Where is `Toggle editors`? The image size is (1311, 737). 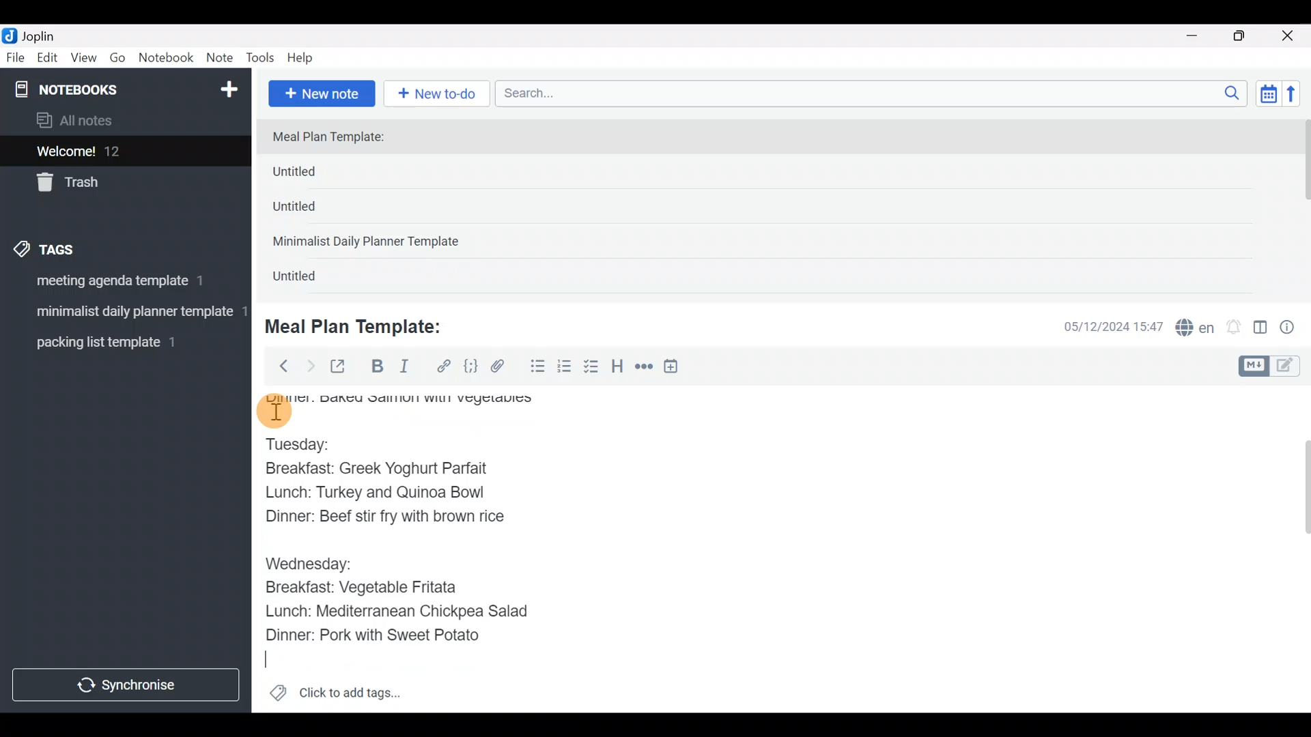 Toggle editors is located at coordinates (1273, 364).